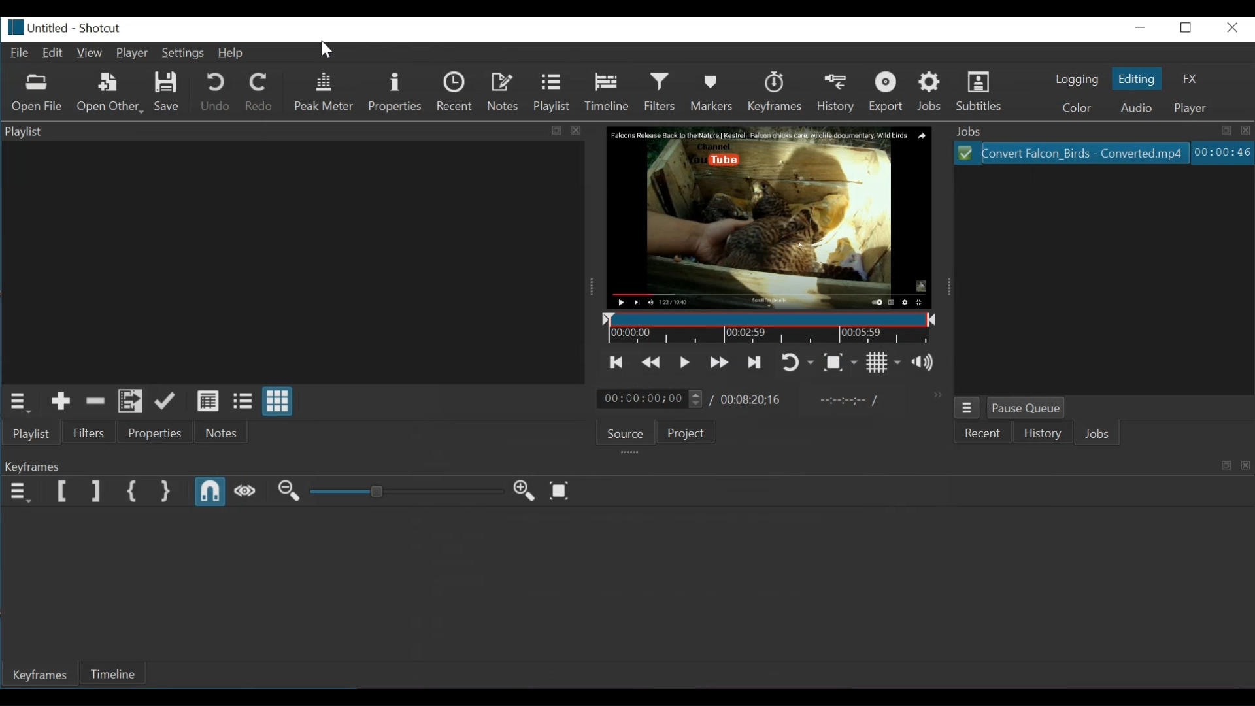  Describe the element at coordinates (1143, 30) in the screenshot. I see `minimize` at that location.